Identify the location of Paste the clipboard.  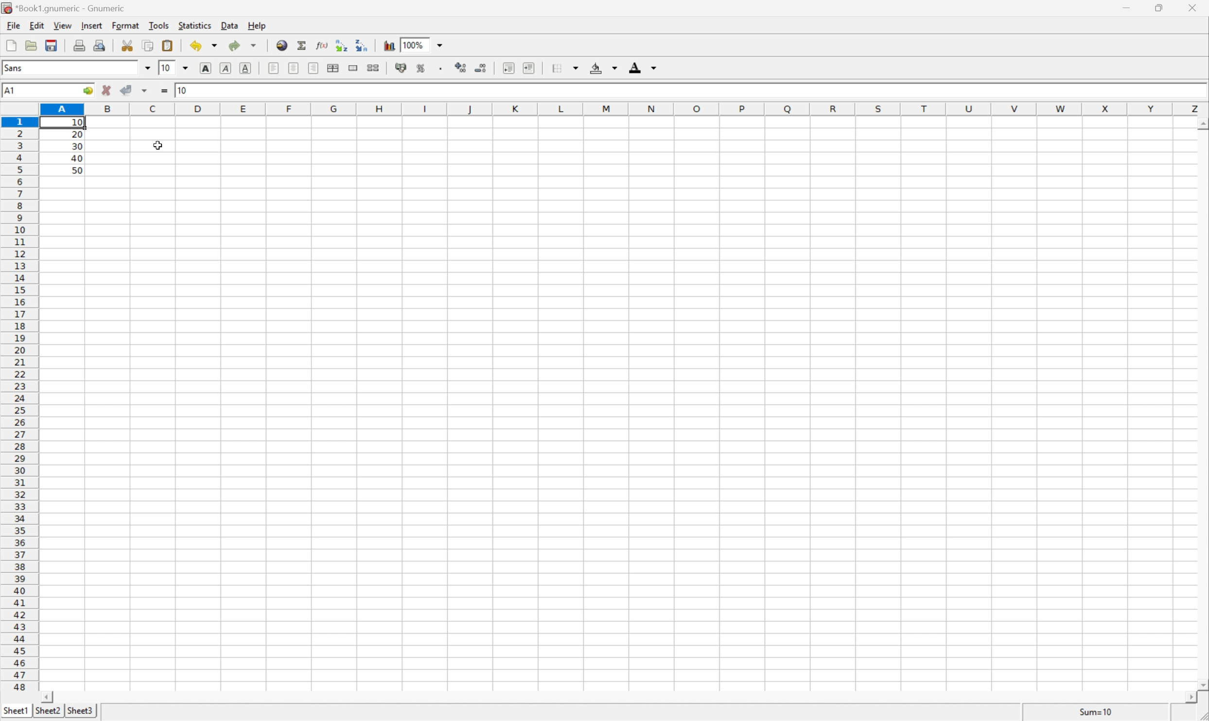
(167, 46).